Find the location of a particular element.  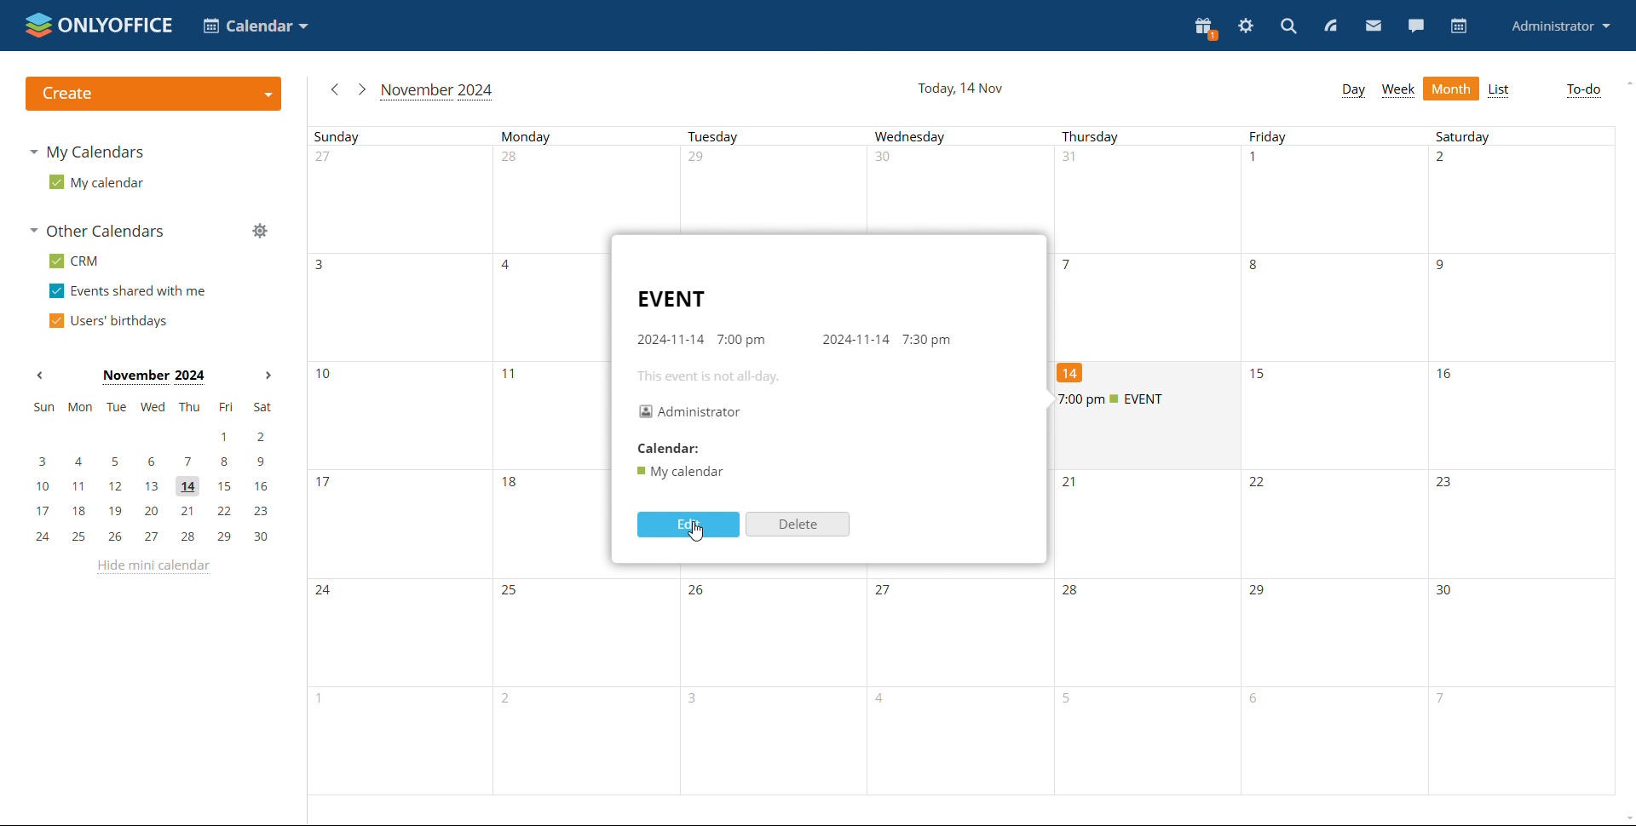

number is located at coordinates (1449, 162).